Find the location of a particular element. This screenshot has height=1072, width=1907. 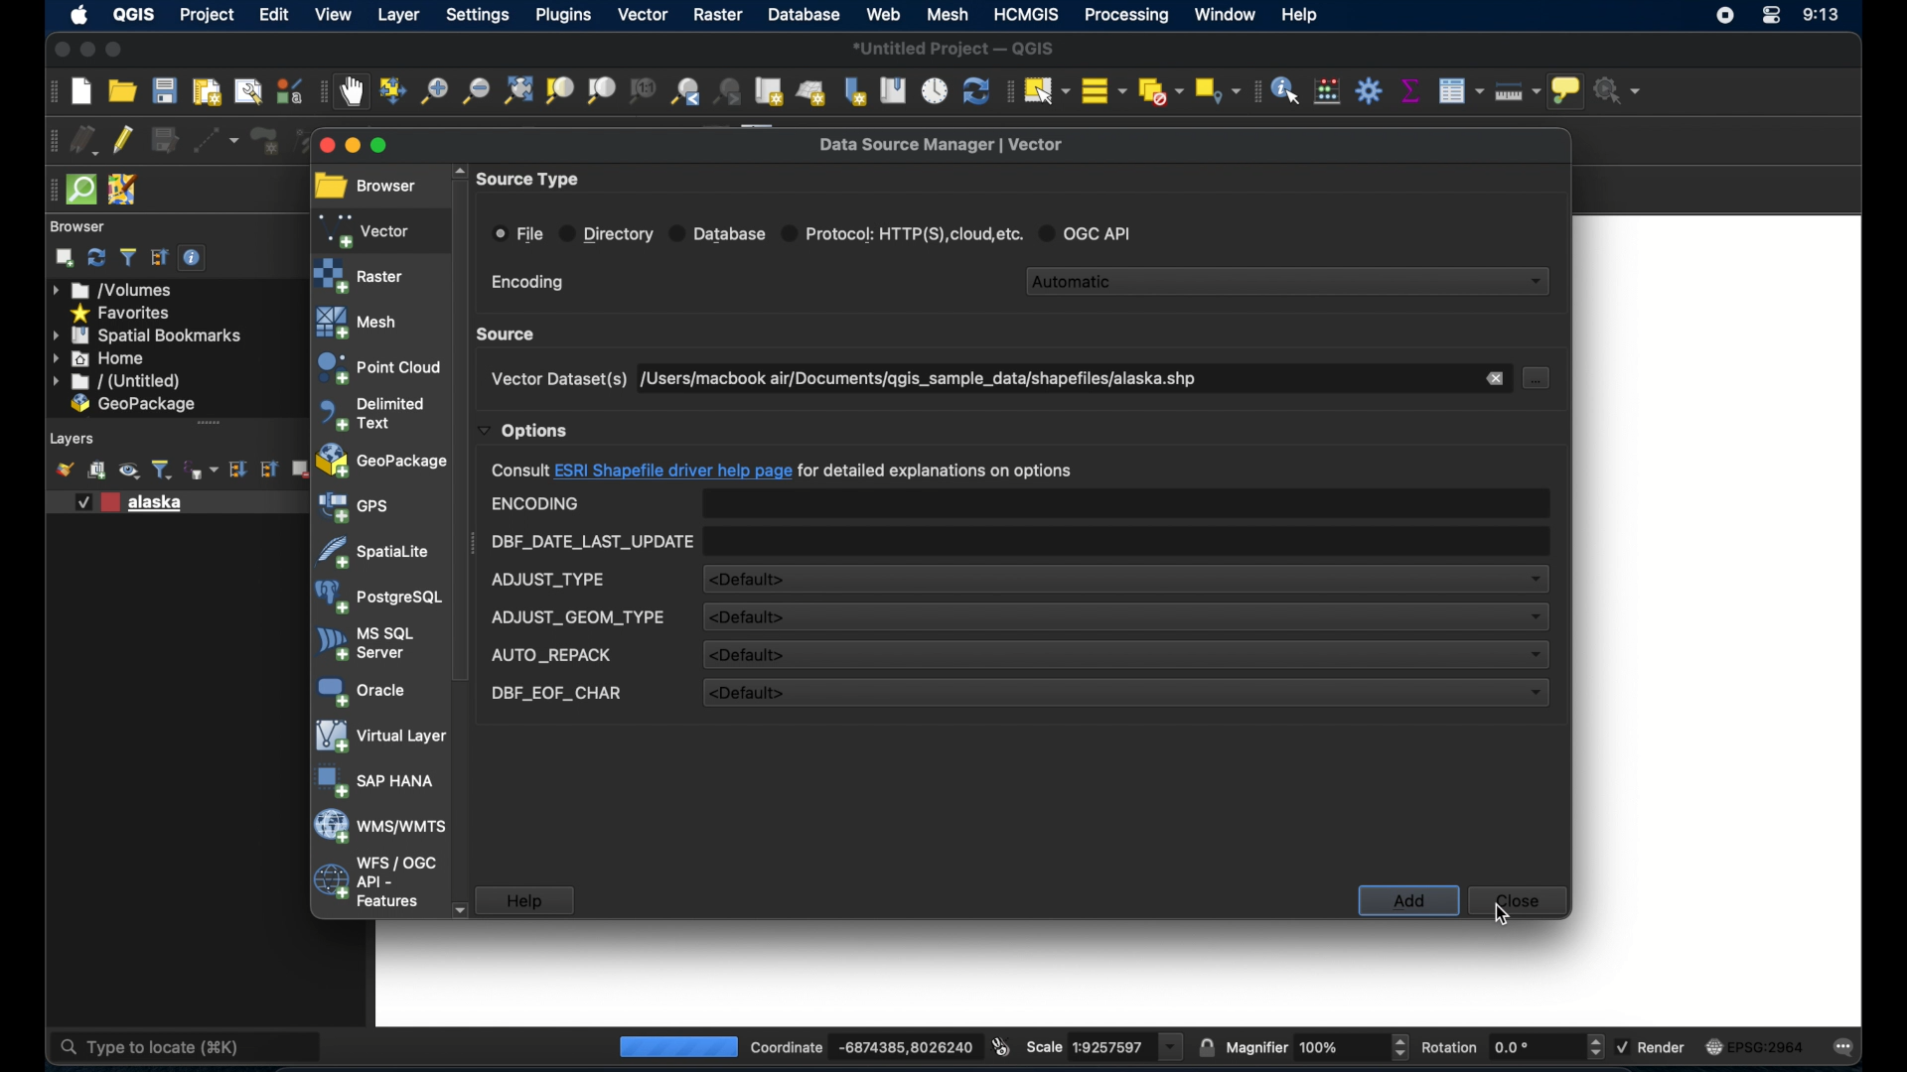

browser is located at coordinates (81, 226).